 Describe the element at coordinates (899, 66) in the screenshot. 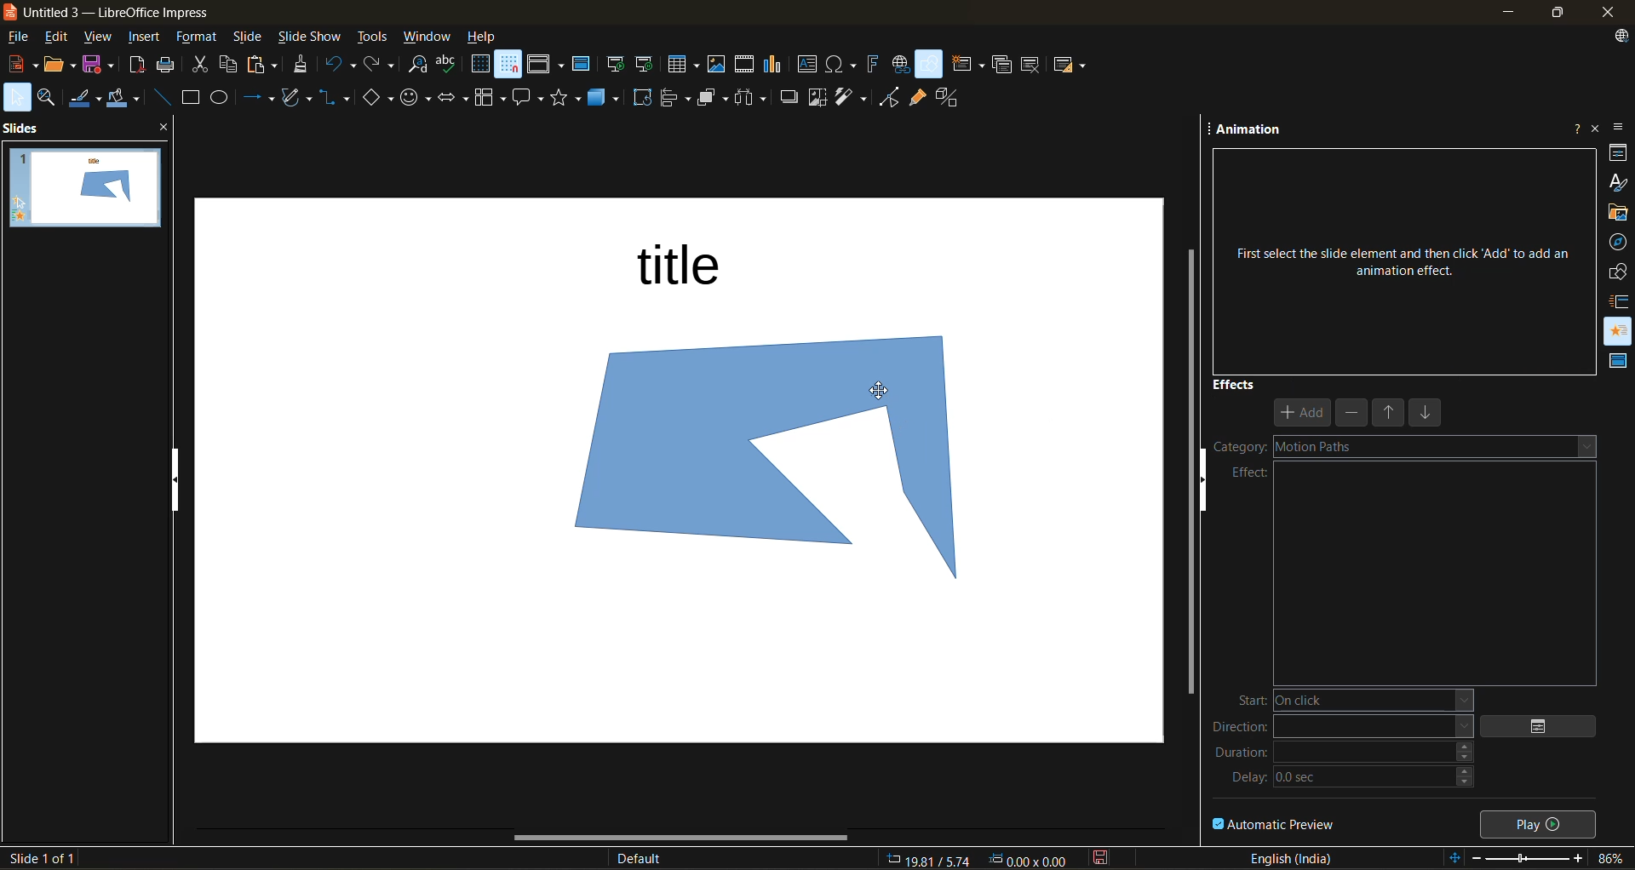

I see `insert hyperlink` at that location.